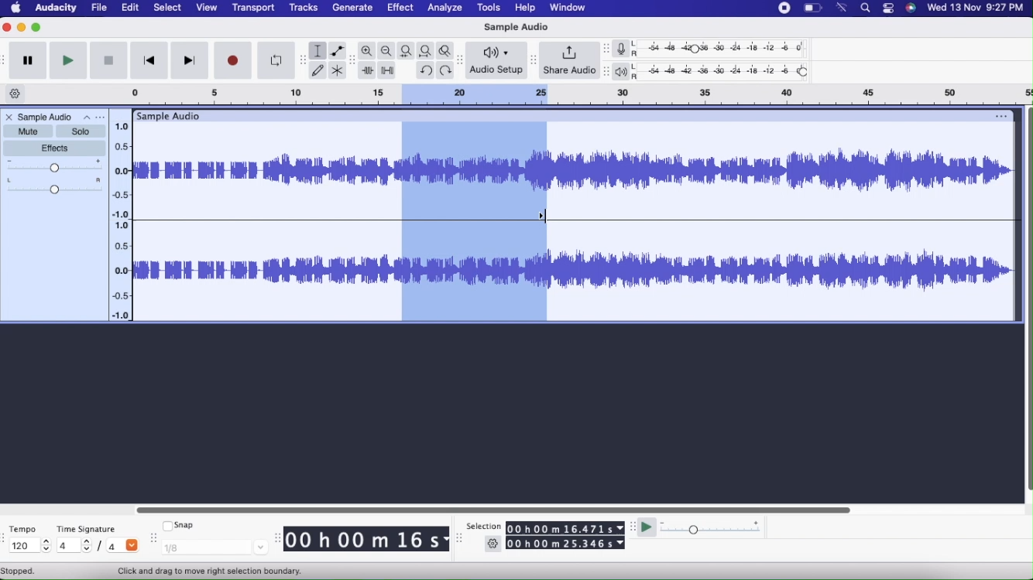 The image size is (1033, 580). I want to click on Window, so click(571, 8).